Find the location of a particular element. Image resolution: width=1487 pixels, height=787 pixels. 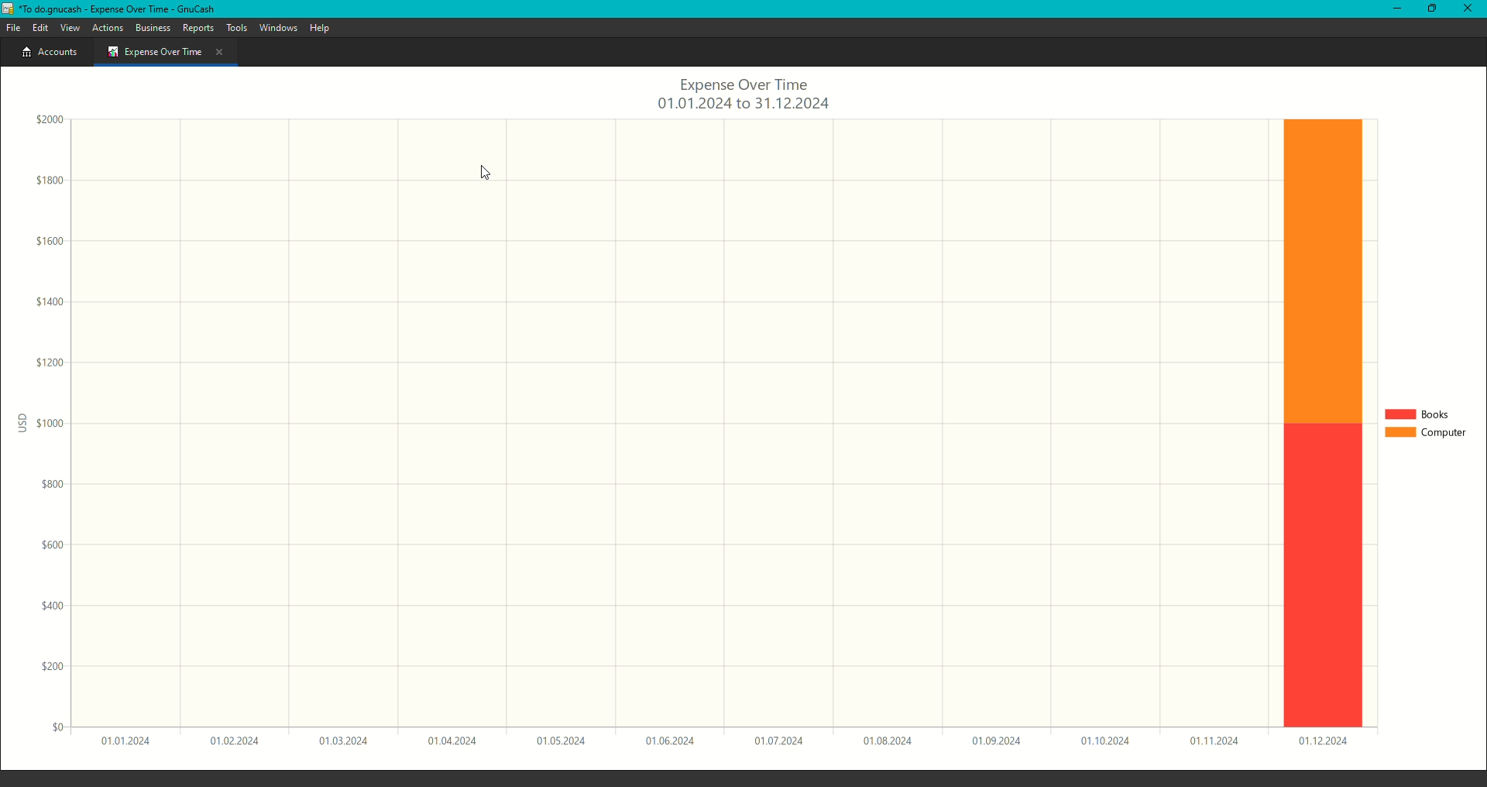

Business is located at coordinates (153, 28).